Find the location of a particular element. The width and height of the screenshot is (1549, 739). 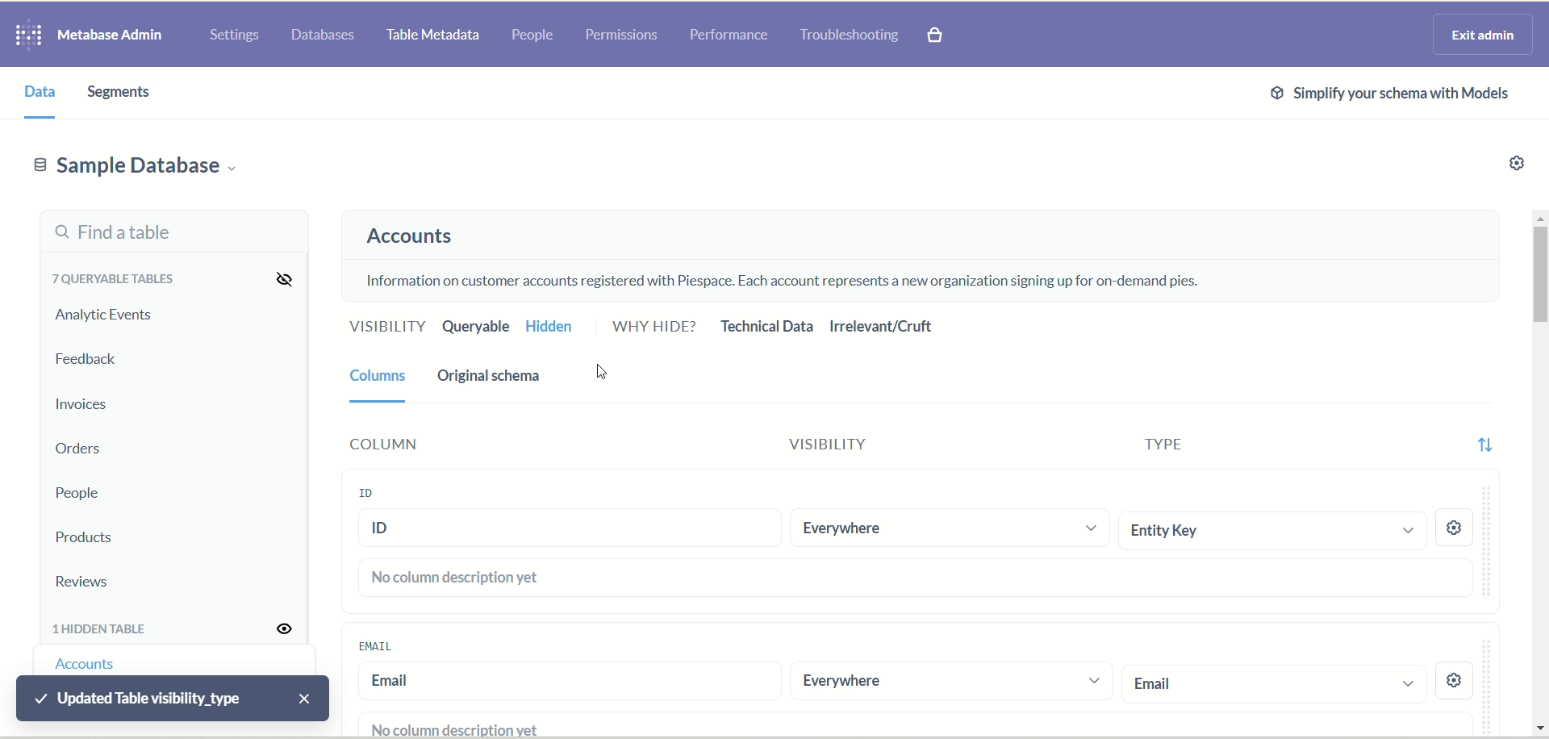

data is located at coordinates (42, 97).